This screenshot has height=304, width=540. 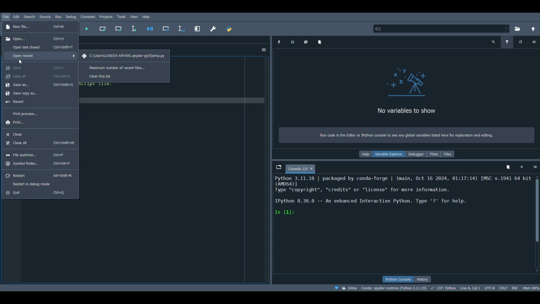 I want to click on Version, so click(x=395, y=287).